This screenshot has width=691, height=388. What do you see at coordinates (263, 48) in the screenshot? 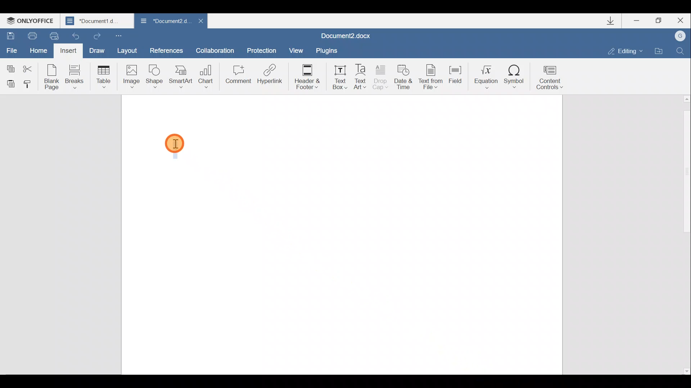
I see `Protection` at bounding box center [263, 48].